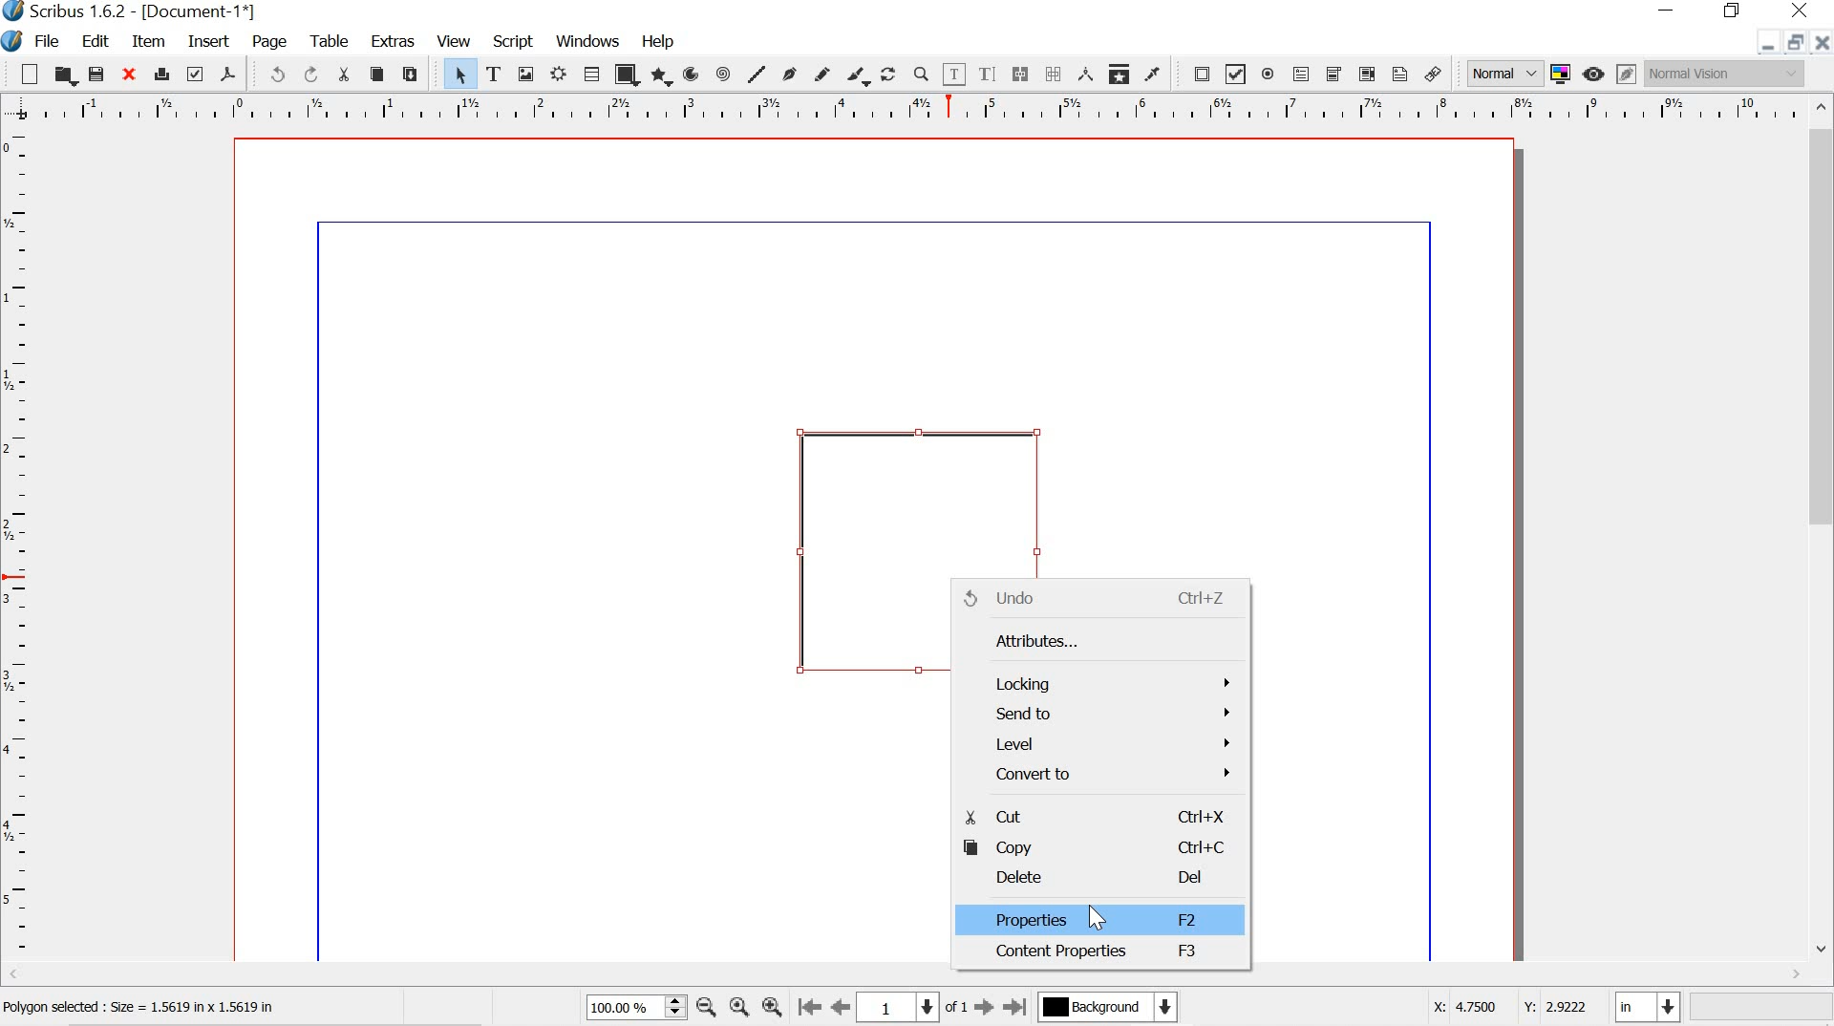  I want to click on toggle color management system, so click(1560, 75).